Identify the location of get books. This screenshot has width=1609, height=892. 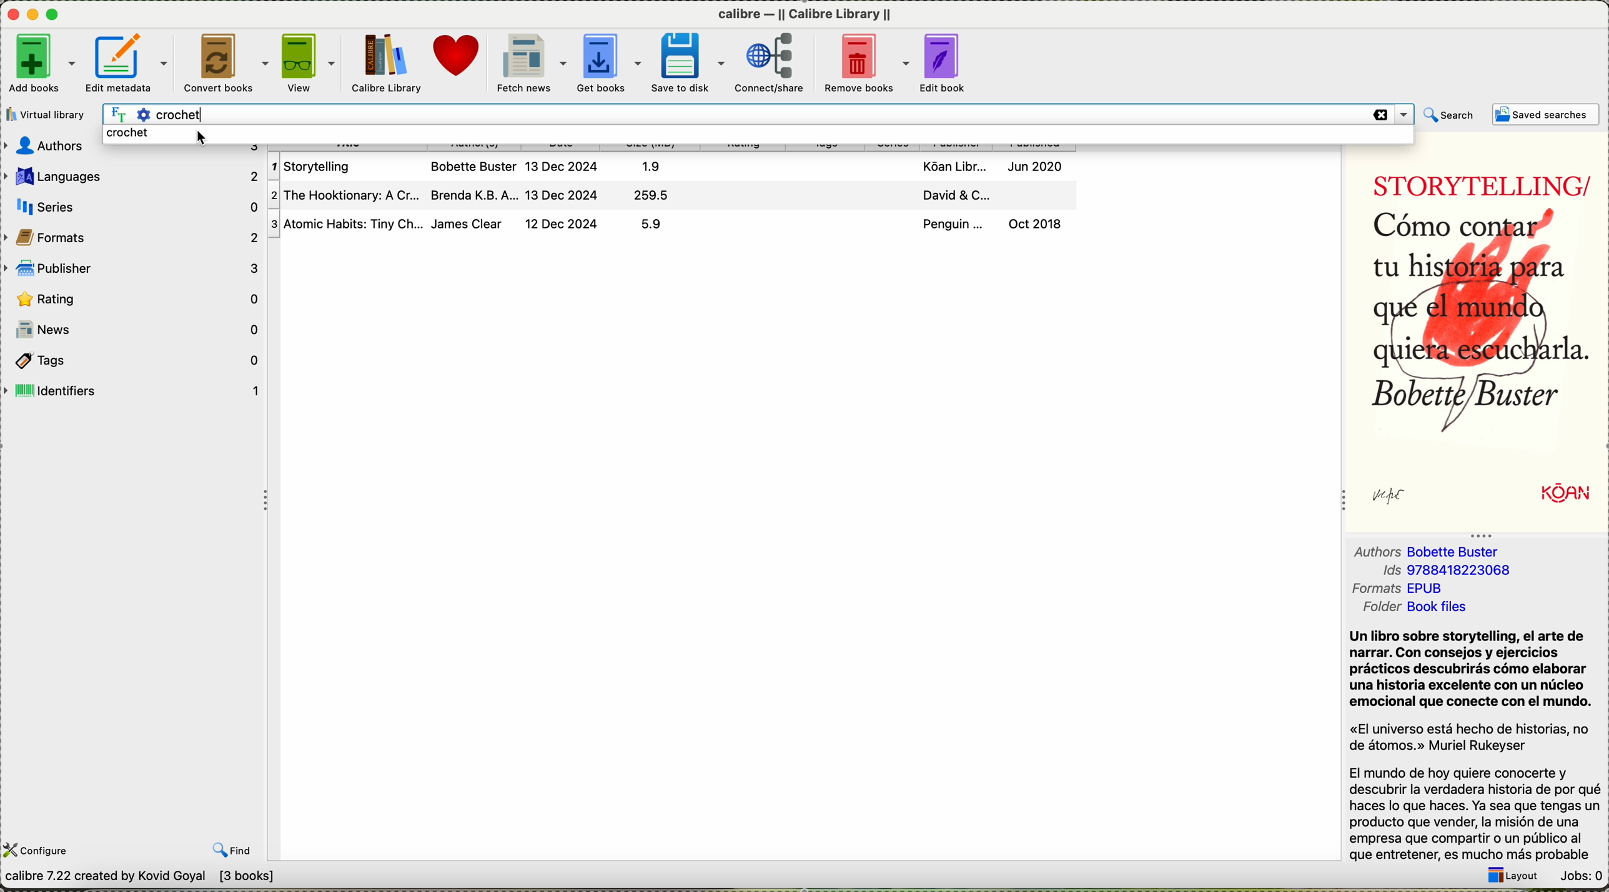
(609, 61).